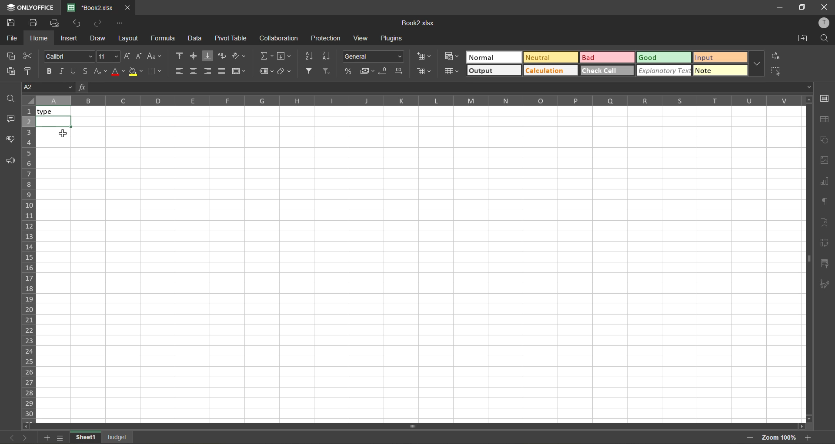  What do you see at coordinates (392, 40) in the screenshot?
I see `plugins` at bounding box center [392, 40].